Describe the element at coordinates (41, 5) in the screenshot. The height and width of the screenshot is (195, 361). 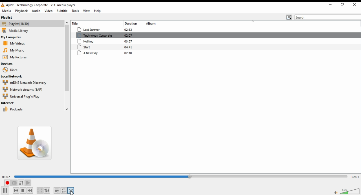
I see `Aylex-technology corporate-VLC media player` at that location.